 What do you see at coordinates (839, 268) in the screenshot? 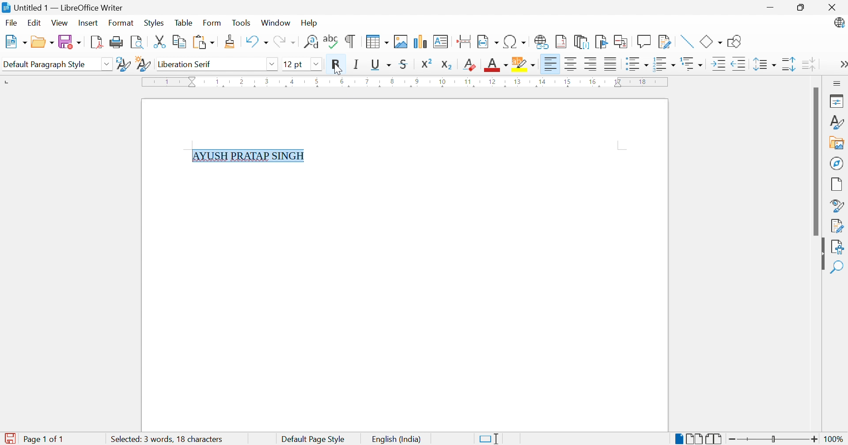
I see `Find` at bounding box center [839, 268].